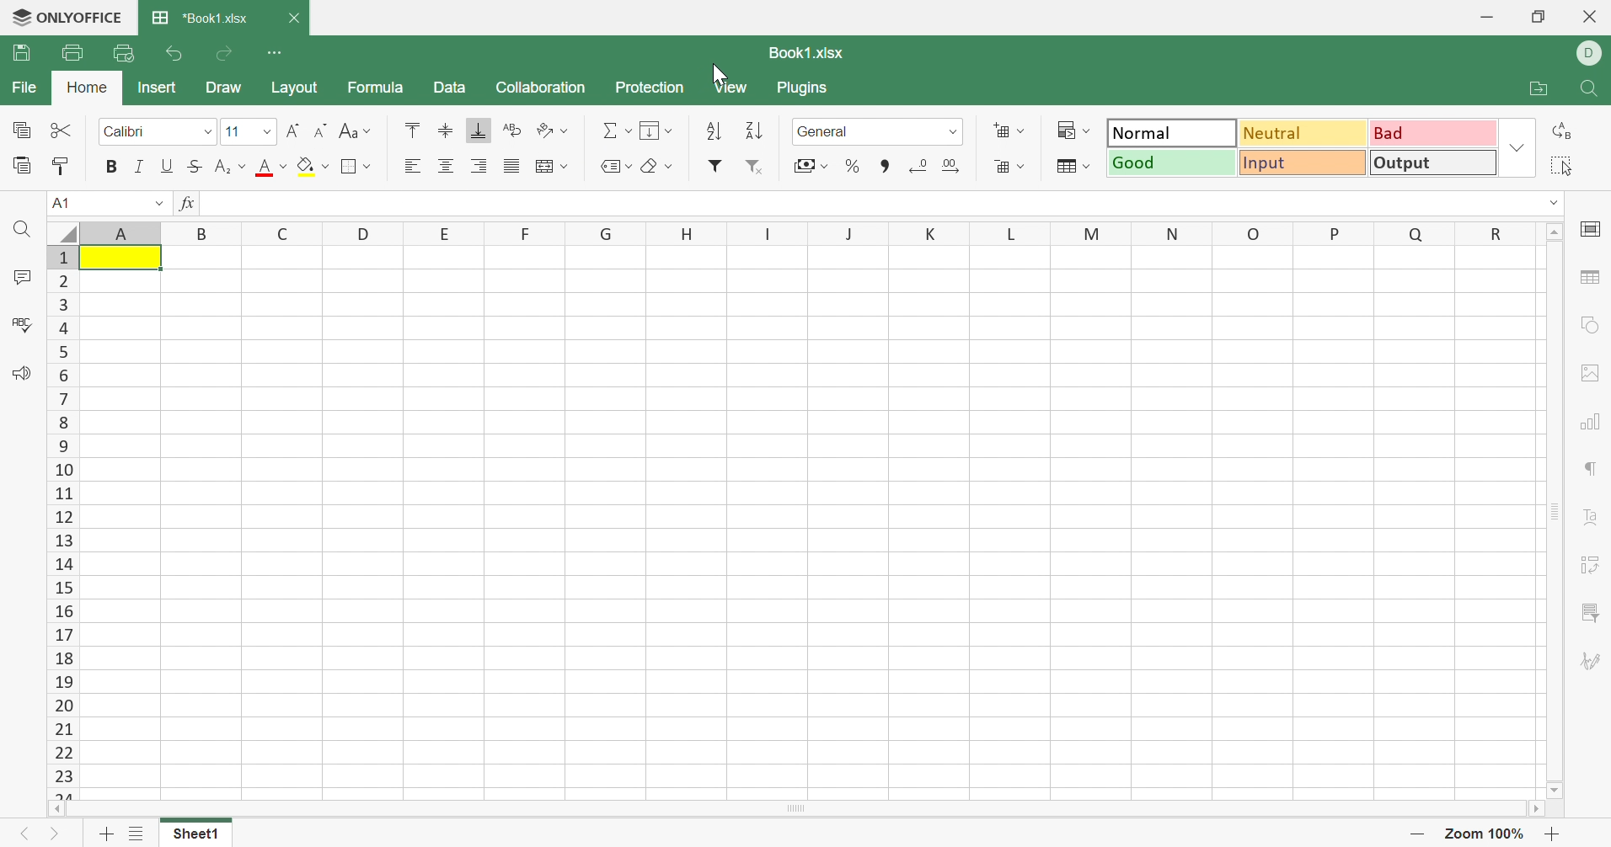 The height and width of the screenshot is (847, 1611). What do you see at coordinates (1591, 663) in the screenshot?
I see `Signature settings` at bounding box center [1591, 663].